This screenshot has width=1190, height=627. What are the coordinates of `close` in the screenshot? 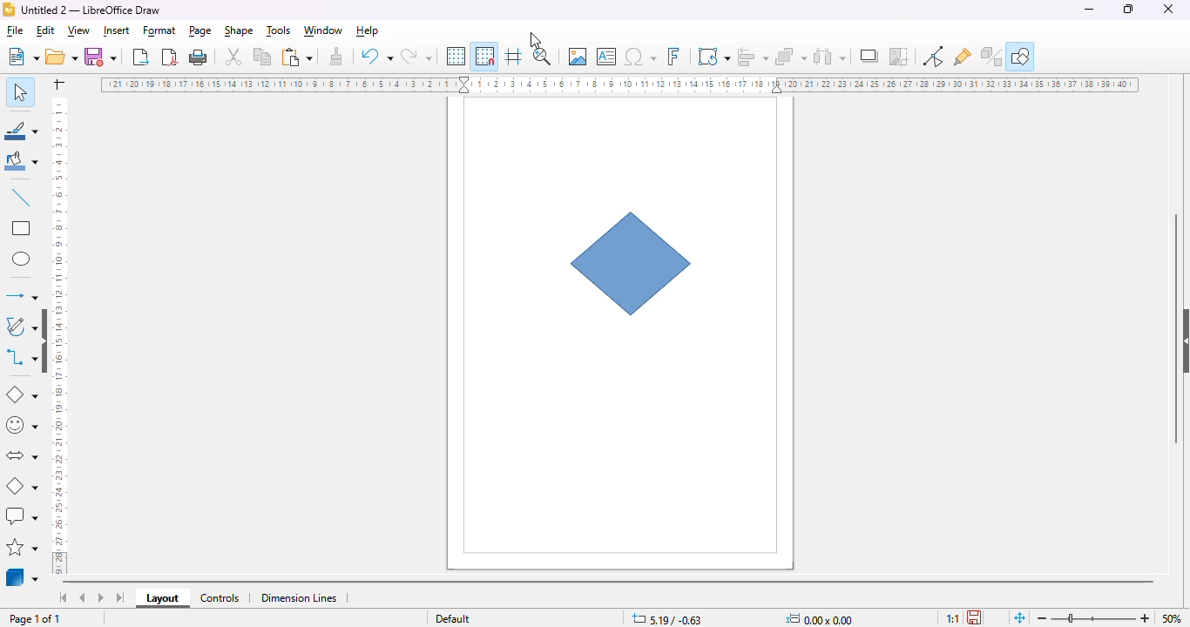 It's located at (1168, 9).